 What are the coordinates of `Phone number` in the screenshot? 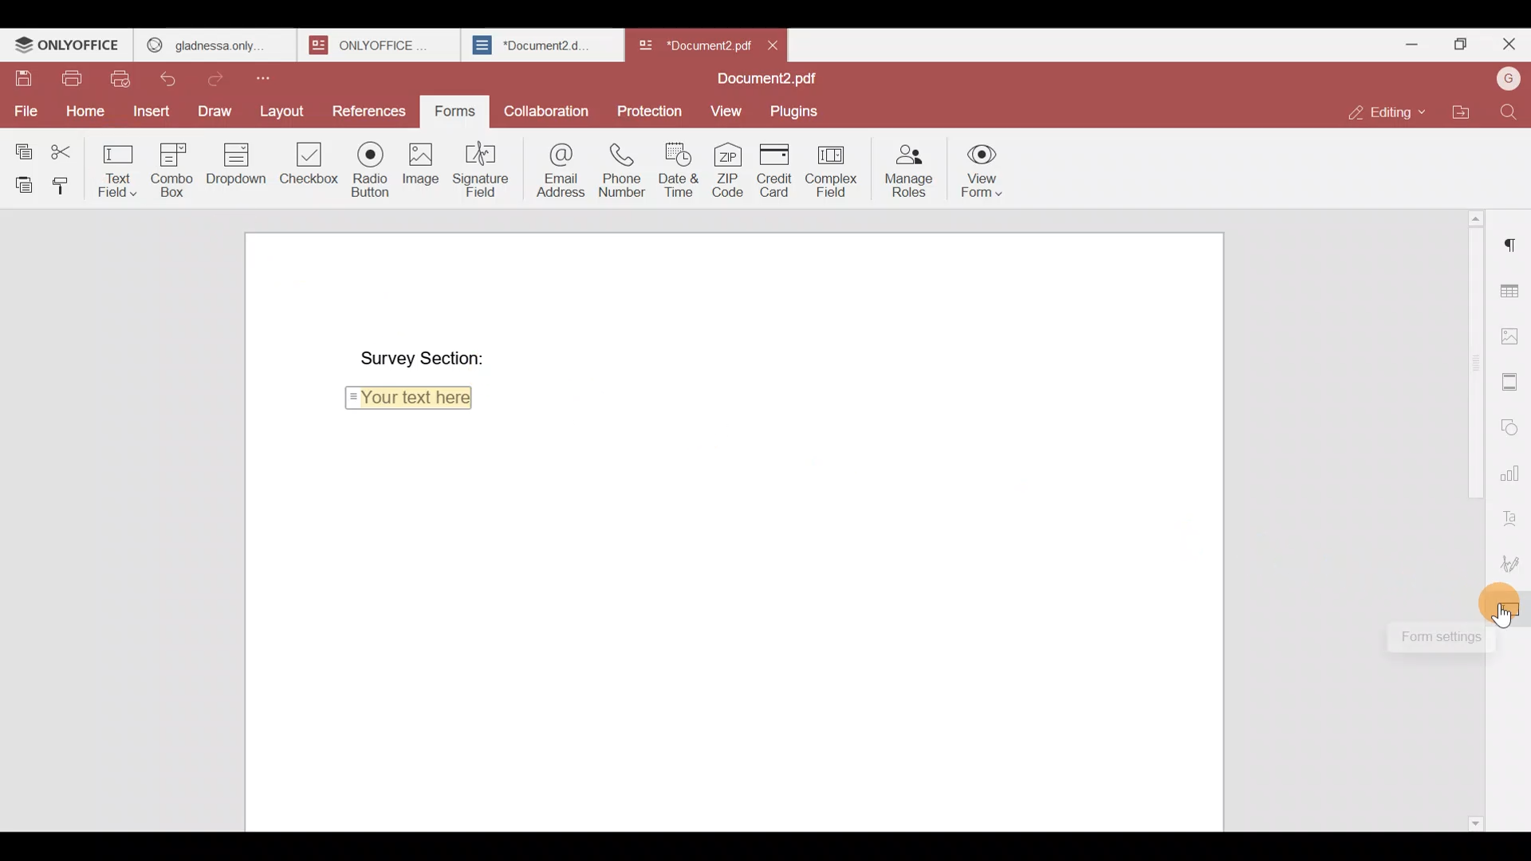 It's located at (624, 169).